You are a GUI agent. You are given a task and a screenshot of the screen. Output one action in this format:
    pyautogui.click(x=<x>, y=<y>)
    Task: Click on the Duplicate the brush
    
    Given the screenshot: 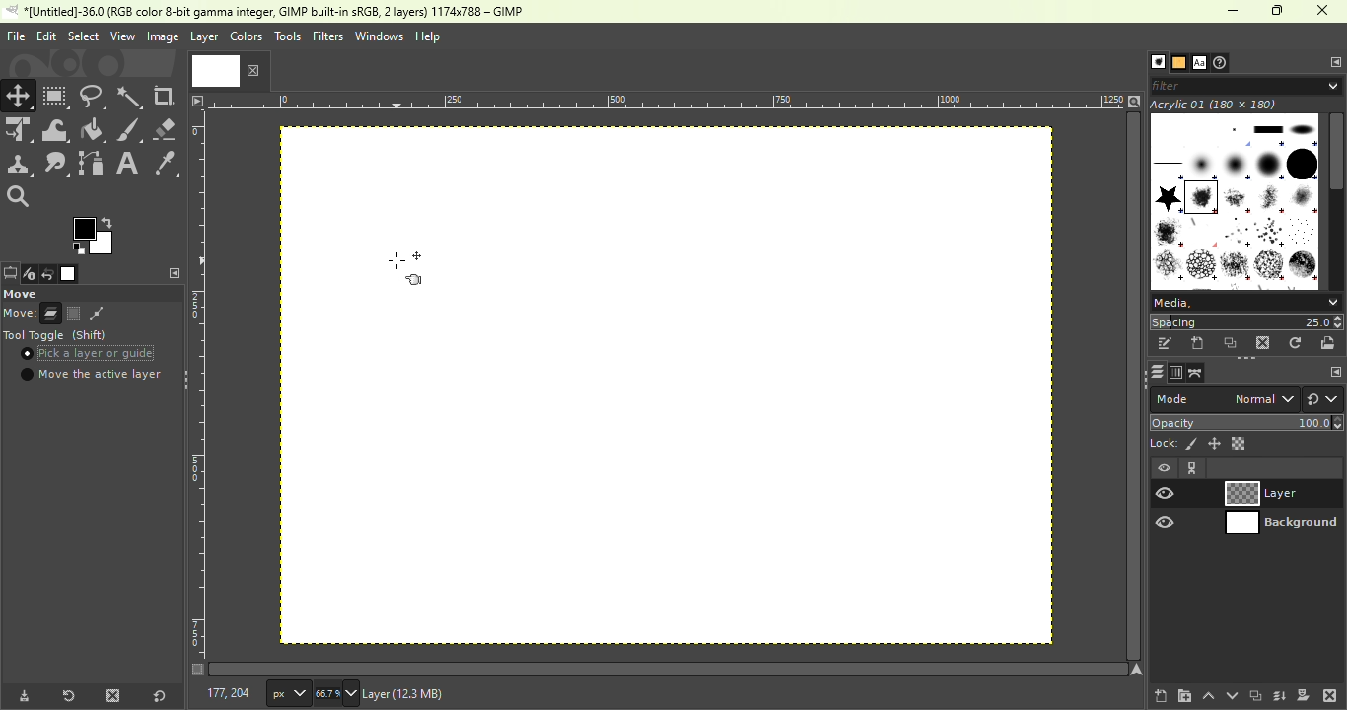 What is the action you would take?
    pyautogui.click(x=1231, y=345)
    